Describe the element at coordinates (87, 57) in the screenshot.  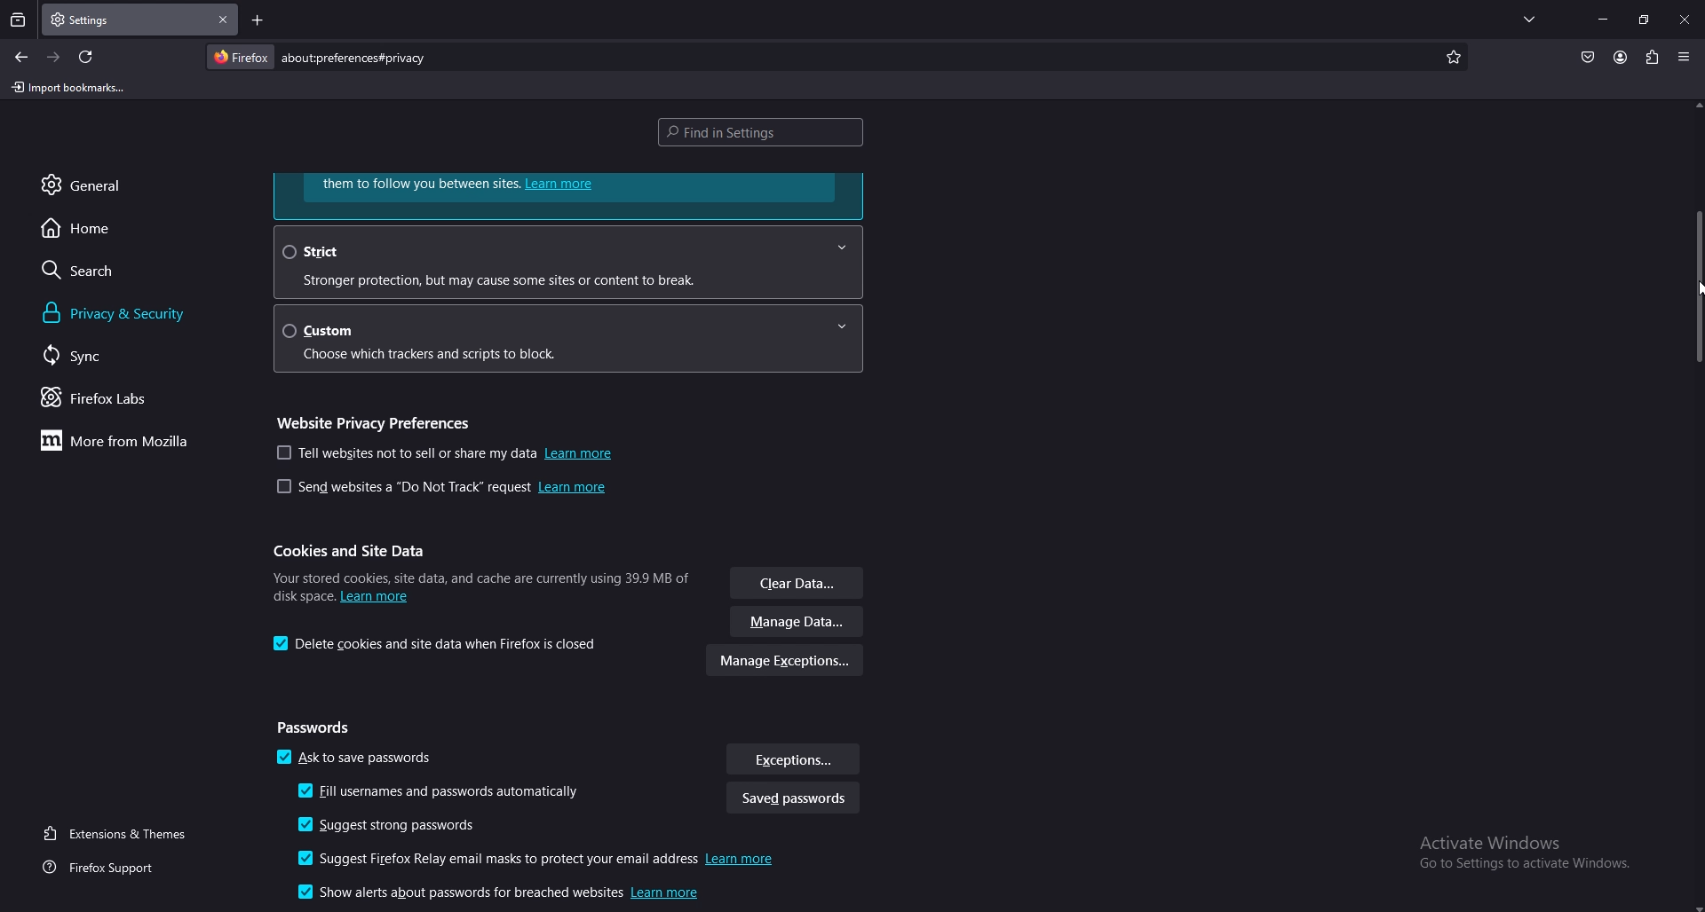
I see `refresh` at that location.